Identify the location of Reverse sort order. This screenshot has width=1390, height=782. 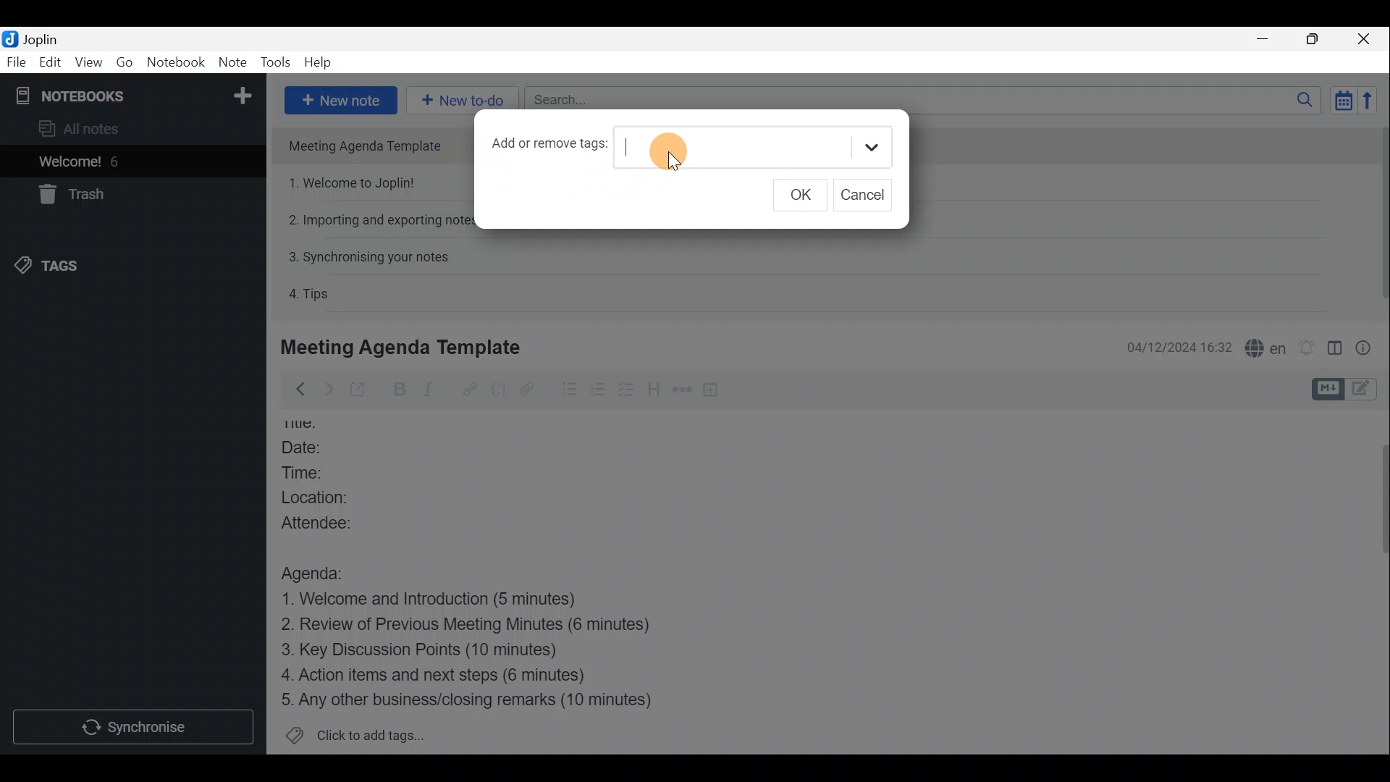
(1370, 101).